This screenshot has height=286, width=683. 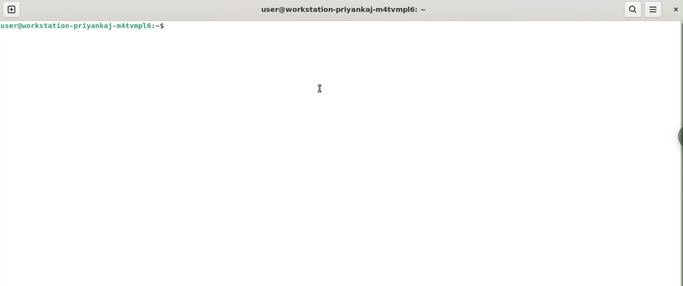 What do you see at coordinates (633, 9) in the screenshot?
I see `search` at bounding box center [633, 9].